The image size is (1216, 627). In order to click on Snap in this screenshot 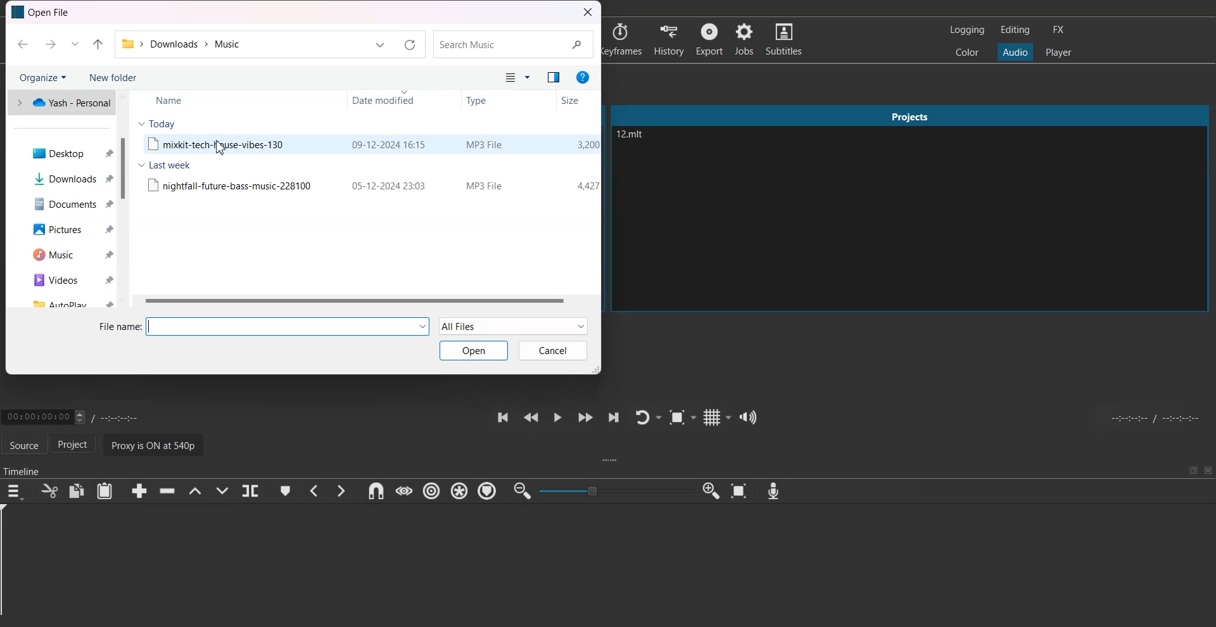, I will do `click(374, 491)`.